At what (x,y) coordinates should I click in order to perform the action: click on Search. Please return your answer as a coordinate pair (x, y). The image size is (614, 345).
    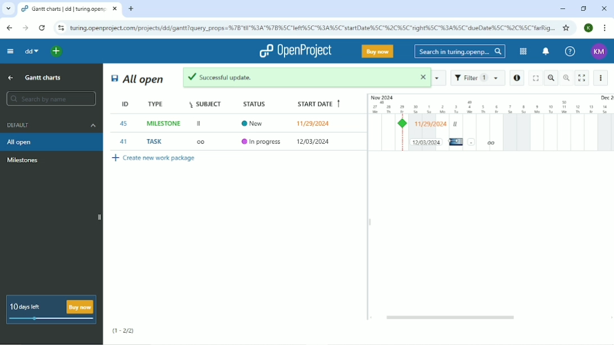
    Looking at the image, I should click on (459, 52).